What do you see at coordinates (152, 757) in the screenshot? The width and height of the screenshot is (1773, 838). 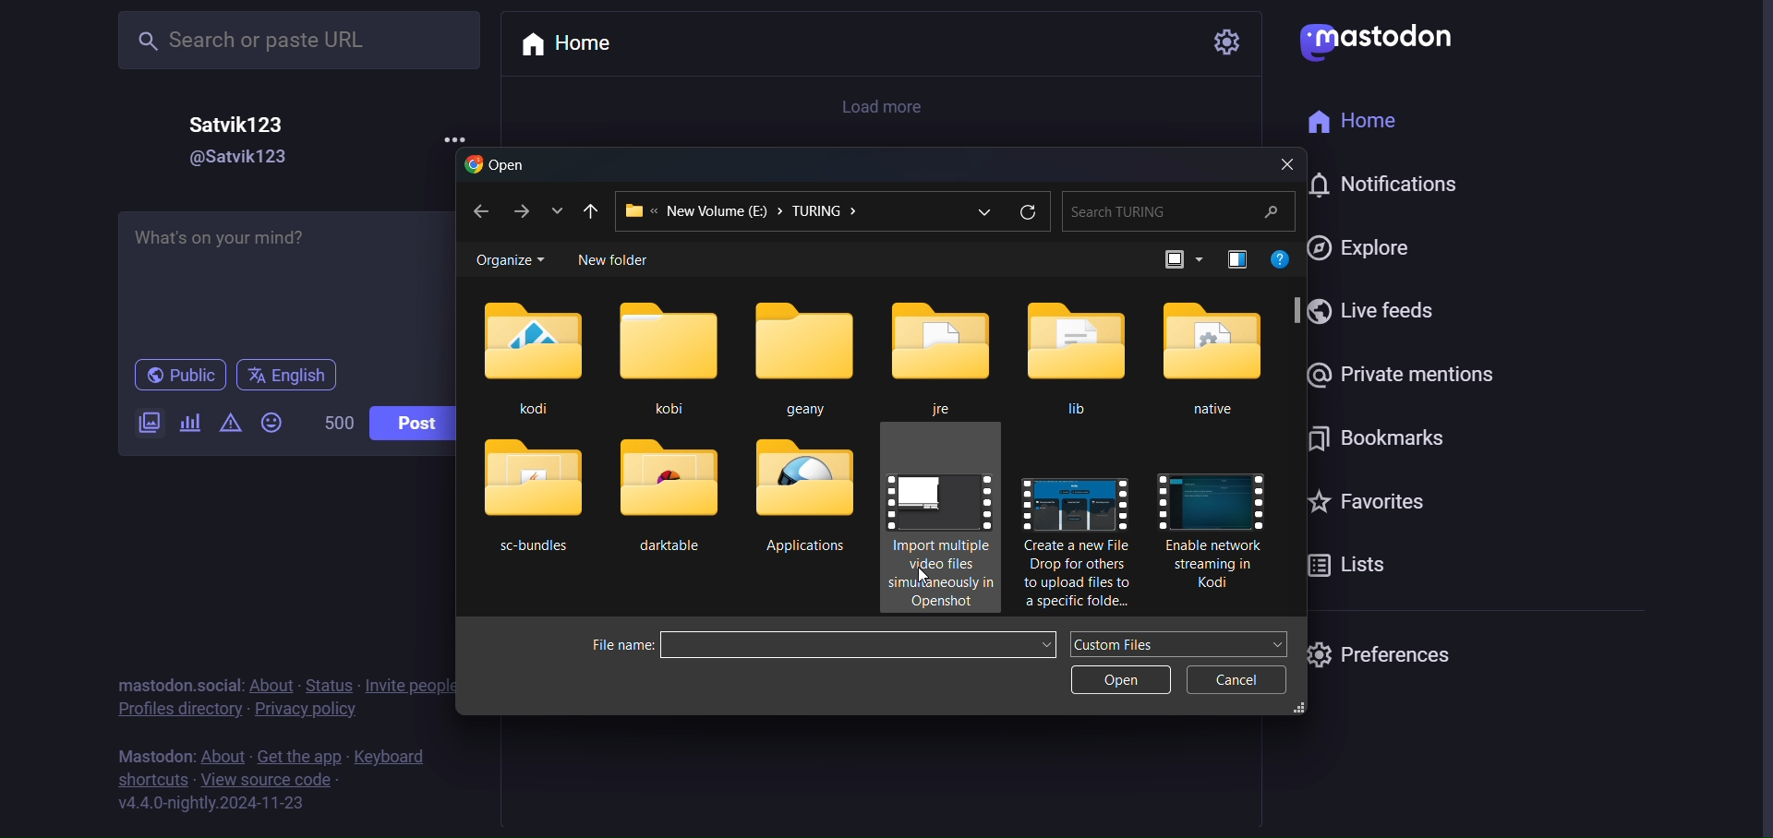 I see `mastodon` at bounding box center [152, 757].